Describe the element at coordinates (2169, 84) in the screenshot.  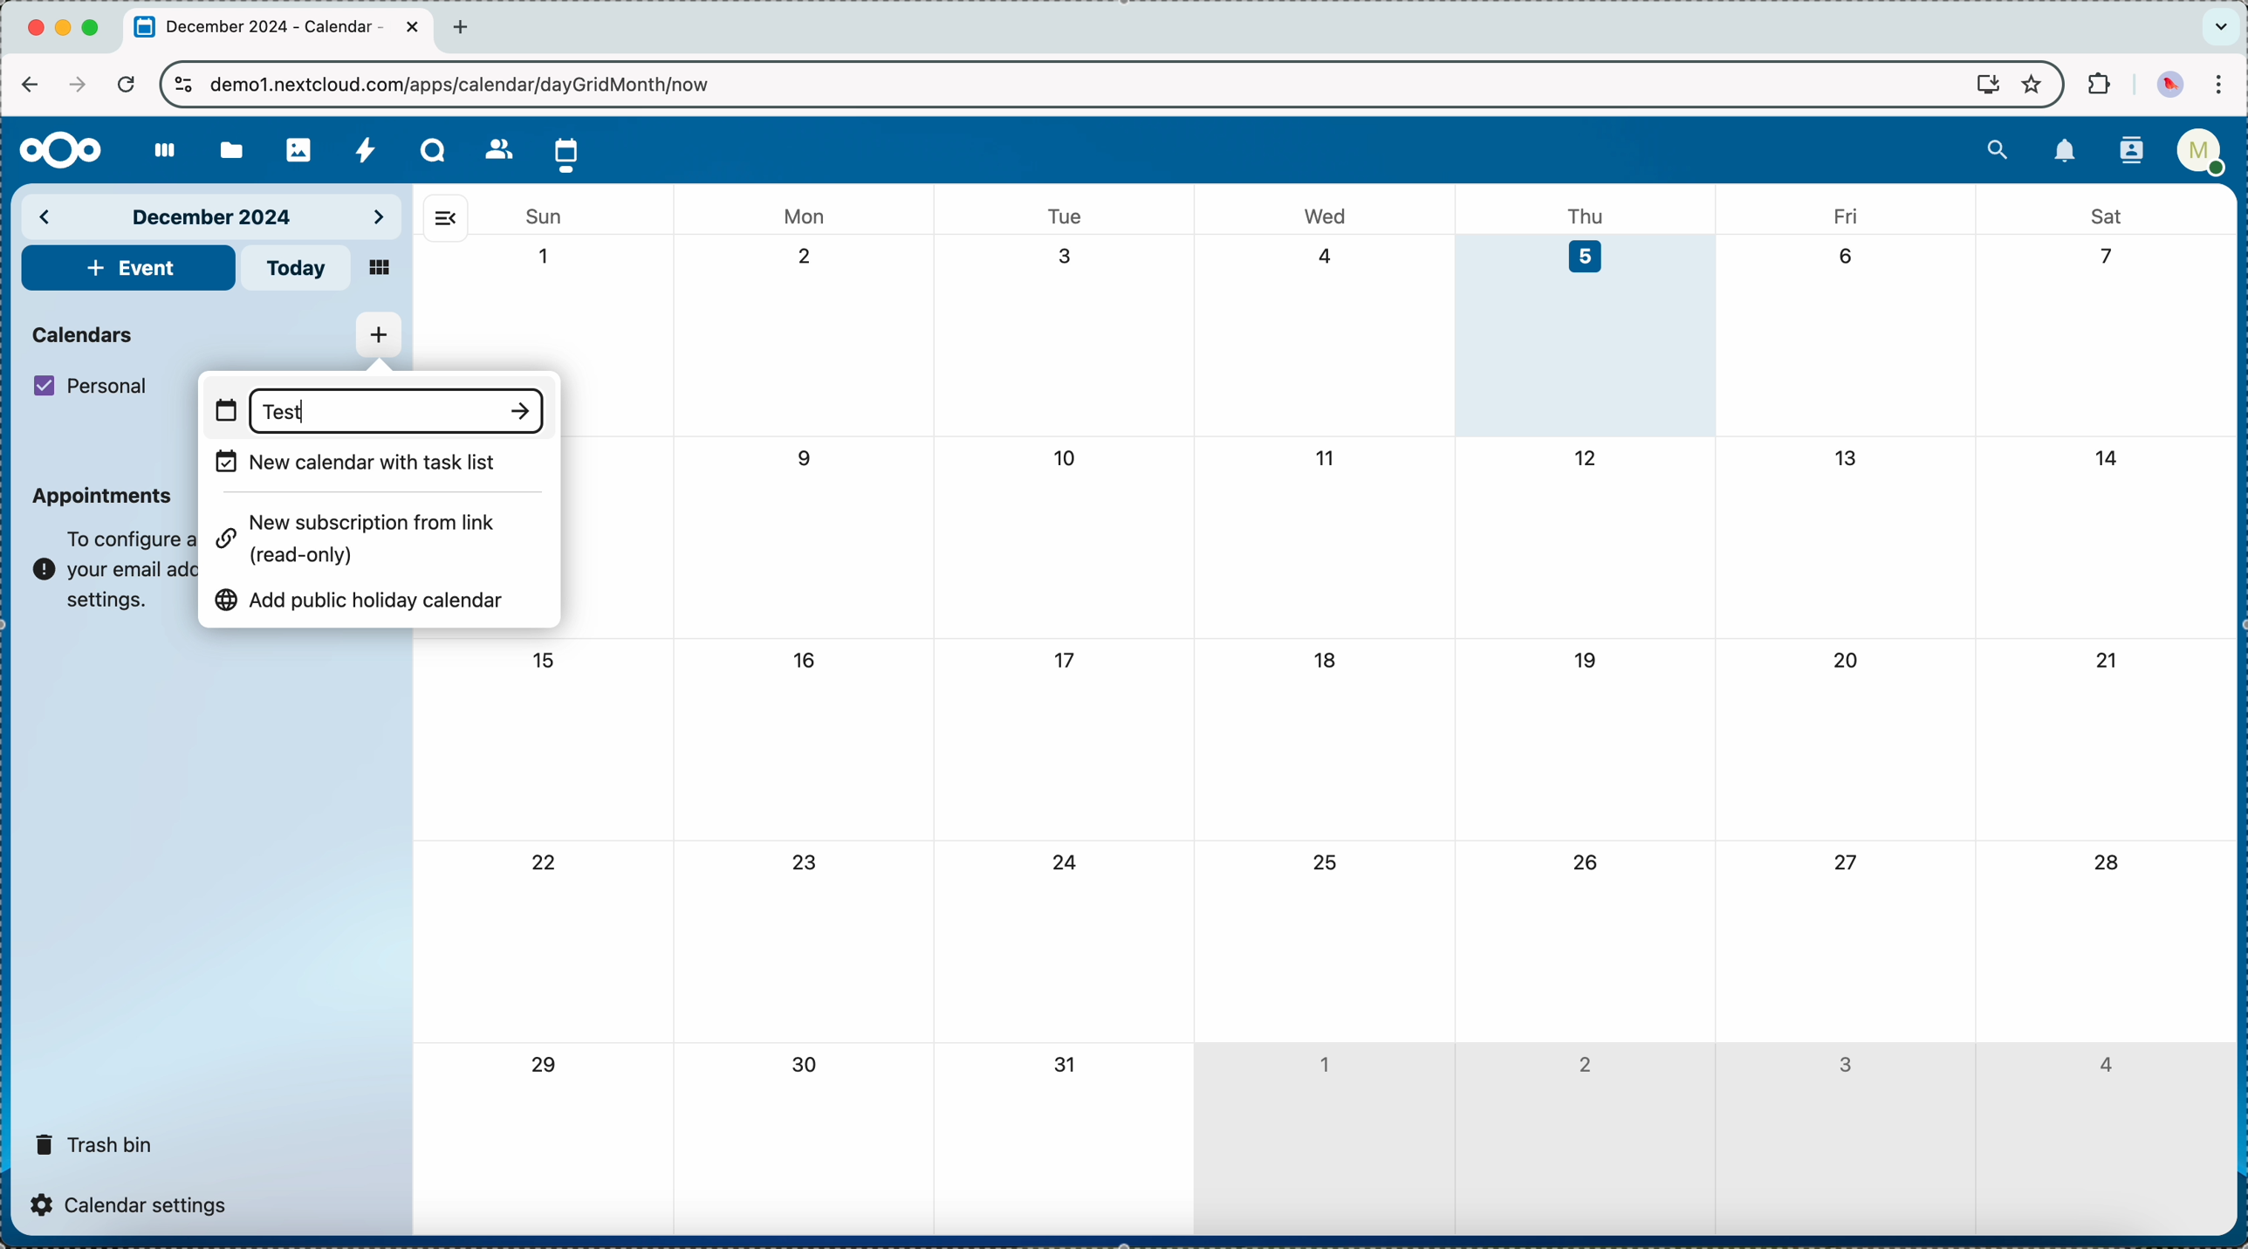
I see `profile picture` at that location.